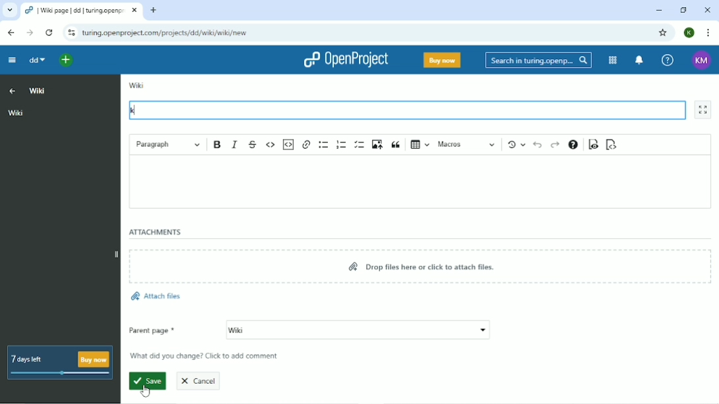 The image size is (719, 404). Describe the element at coordinates (573, 145) in the screenshot. I see `Text formatting help` at that location.